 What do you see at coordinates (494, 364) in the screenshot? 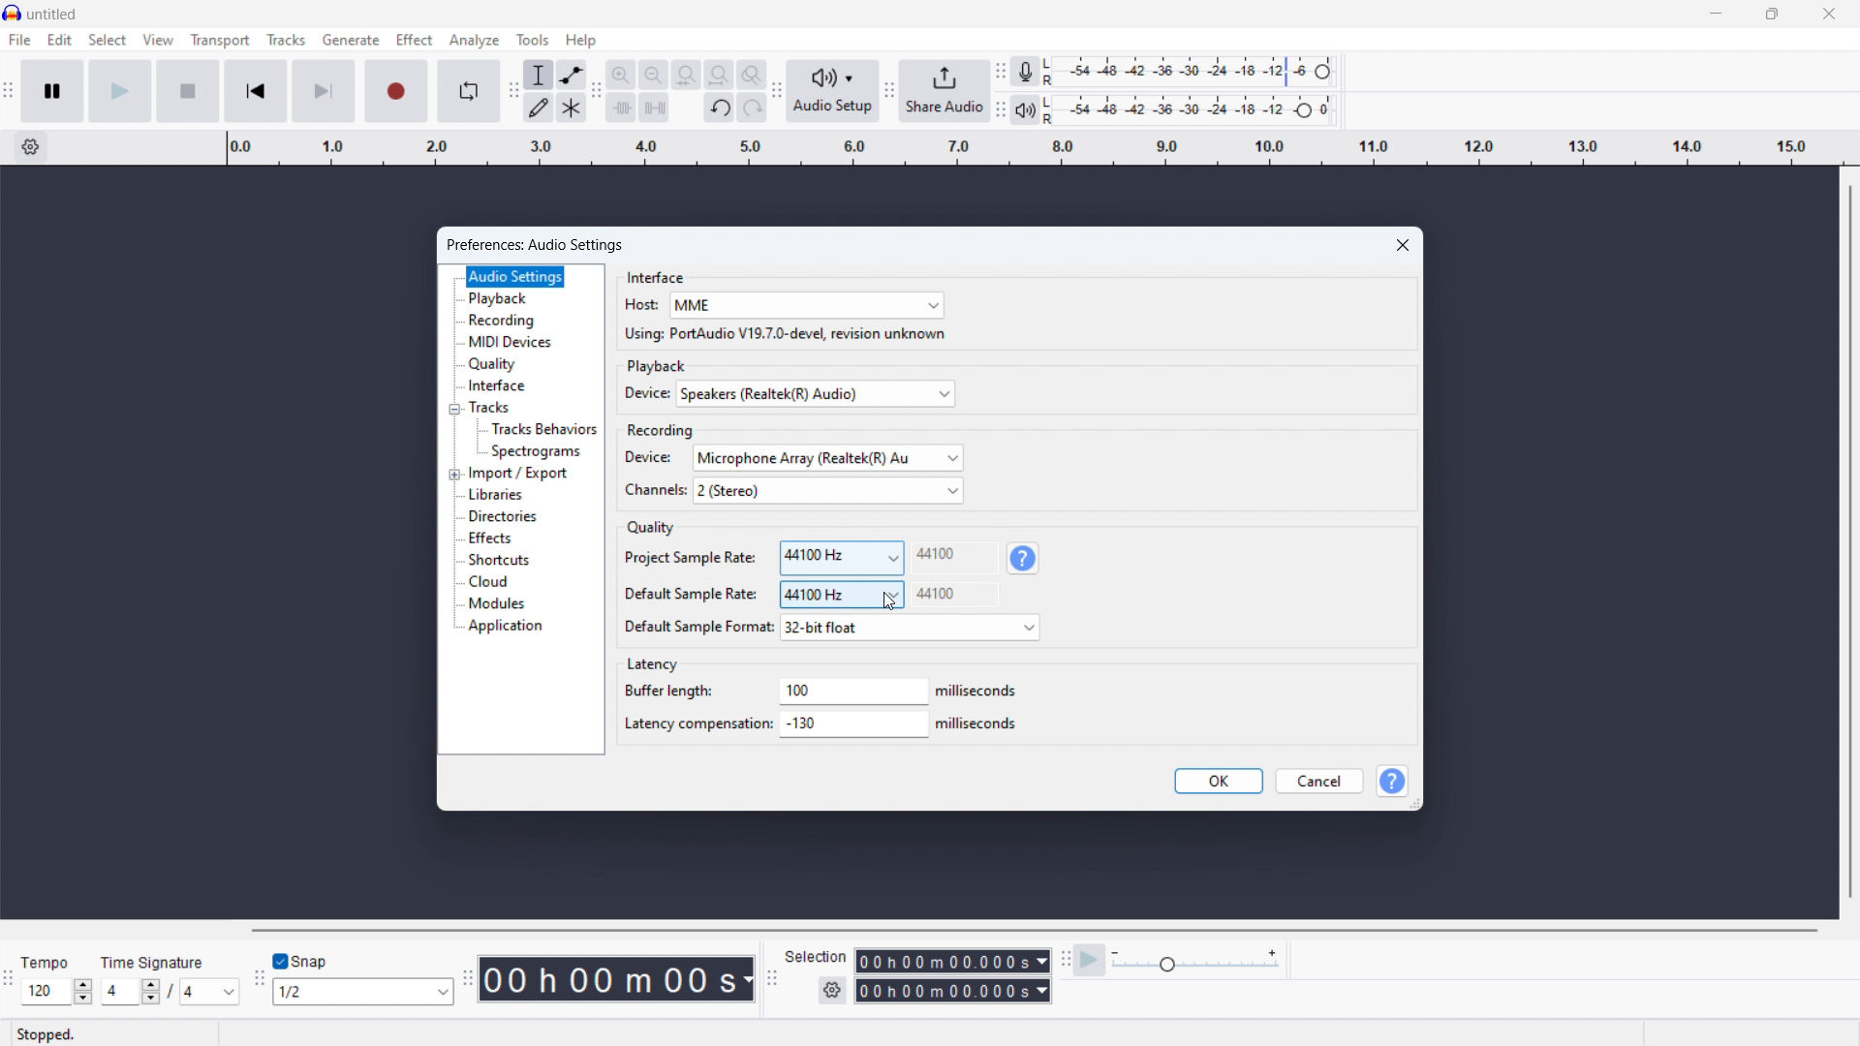
I see `quality` at bounding box center [494, 364].